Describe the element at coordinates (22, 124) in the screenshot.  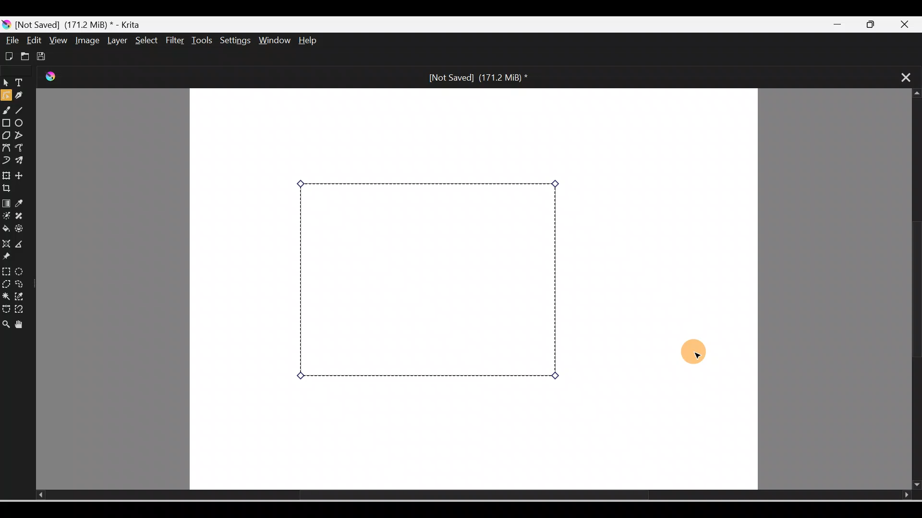
I see `Ellipse` at that location.